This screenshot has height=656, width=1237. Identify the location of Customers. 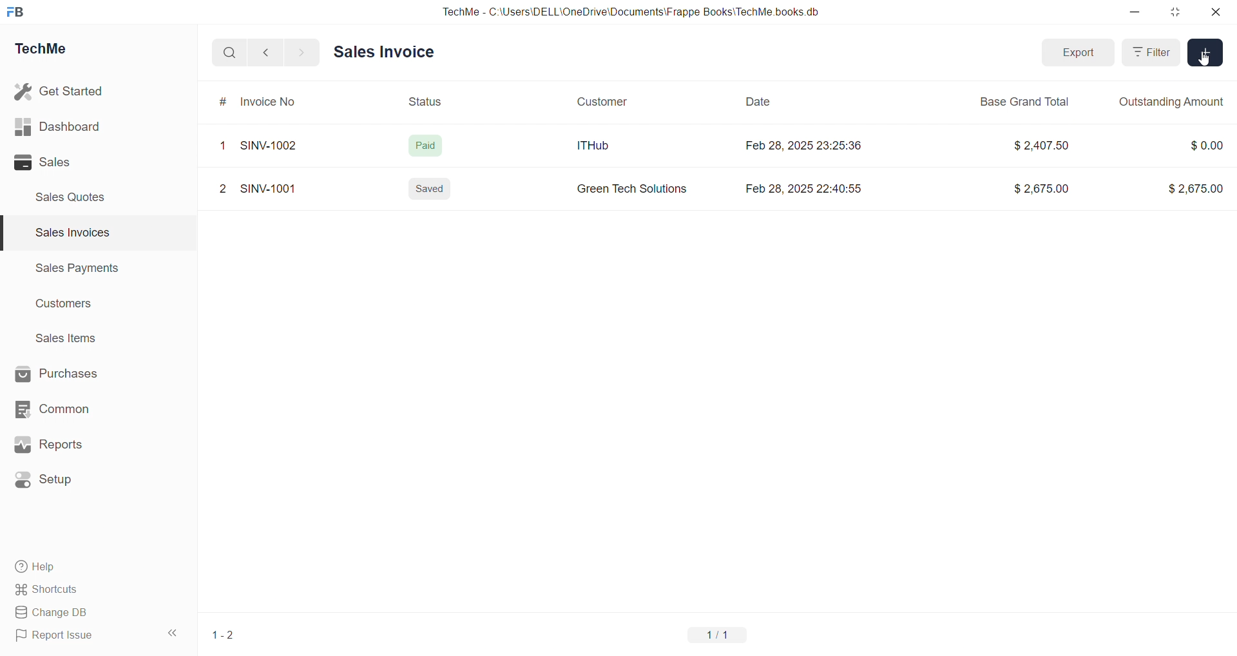
(71, 307).